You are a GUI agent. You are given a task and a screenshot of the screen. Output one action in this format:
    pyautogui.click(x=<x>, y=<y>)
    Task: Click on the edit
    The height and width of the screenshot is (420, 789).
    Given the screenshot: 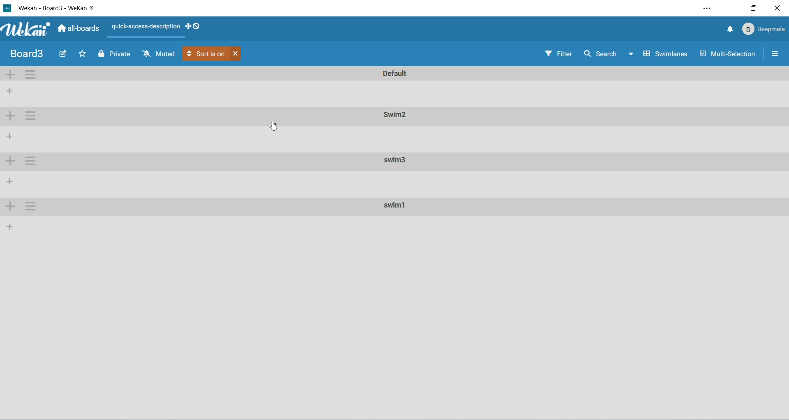 What is the action you would take?
    pyautogui.click(x=63, y=53)
    